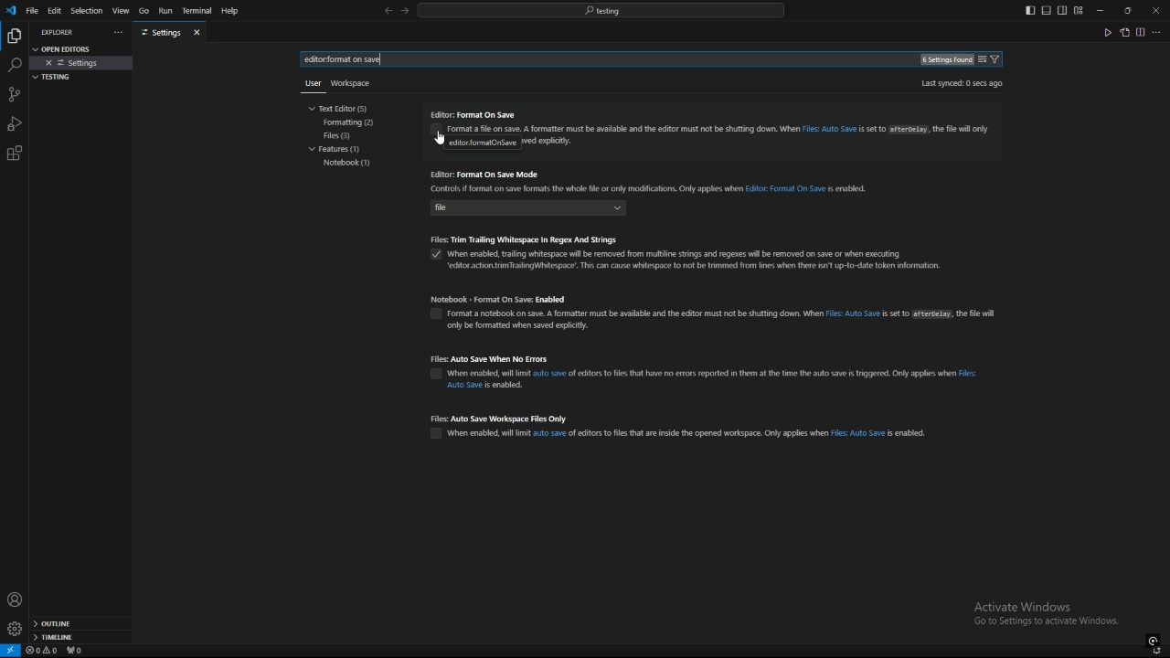 Image resolution: width=1170 pixels, height=658 pixels. Describe the element at coordinates (347, 164) in the screenshot. I see `notebook` at that location.